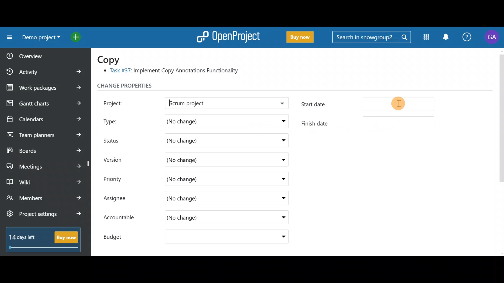 The width and height of the screenshot is (504, 283). I want to click on (No change), so click(201, 219).